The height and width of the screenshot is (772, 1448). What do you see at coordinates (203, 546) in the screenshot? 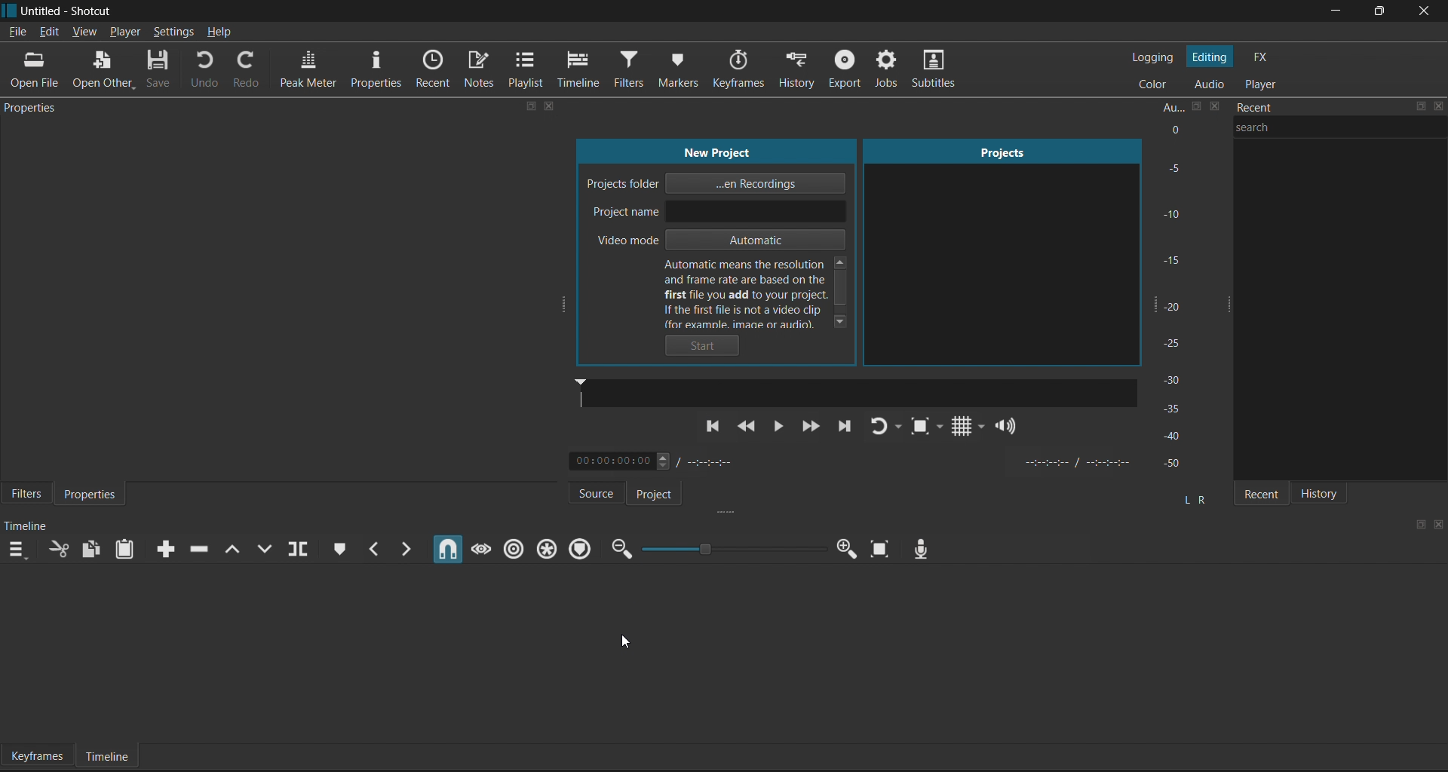
I see `Ripple delete` at bounding box center [203, 546].